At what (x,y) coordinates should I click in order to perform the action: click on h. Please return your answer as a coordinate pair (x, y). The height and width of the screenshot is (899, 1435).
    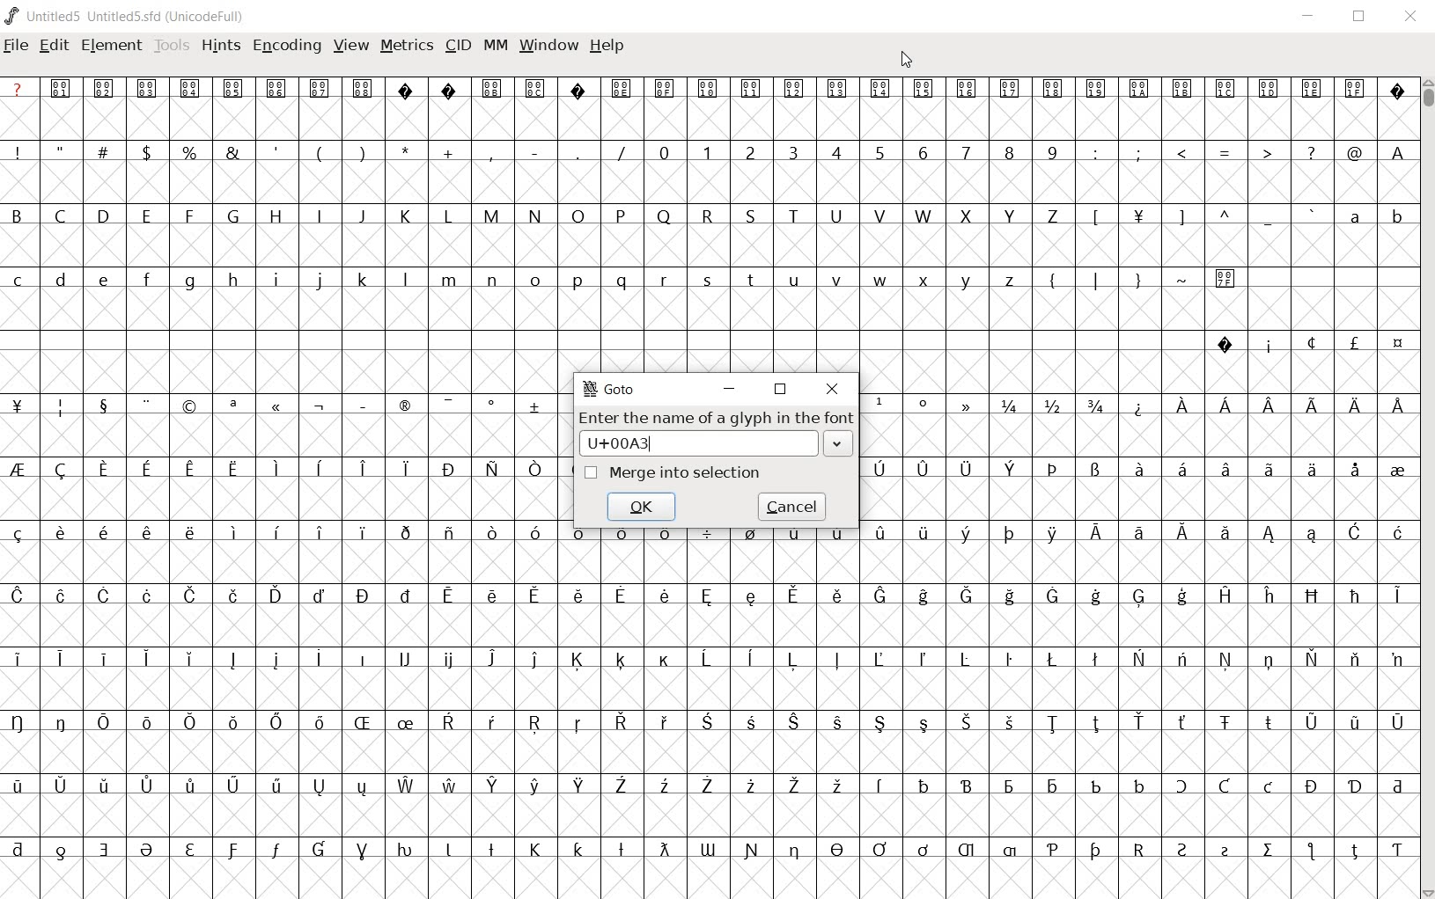
    Looking at the image, I should click on (234, 280).